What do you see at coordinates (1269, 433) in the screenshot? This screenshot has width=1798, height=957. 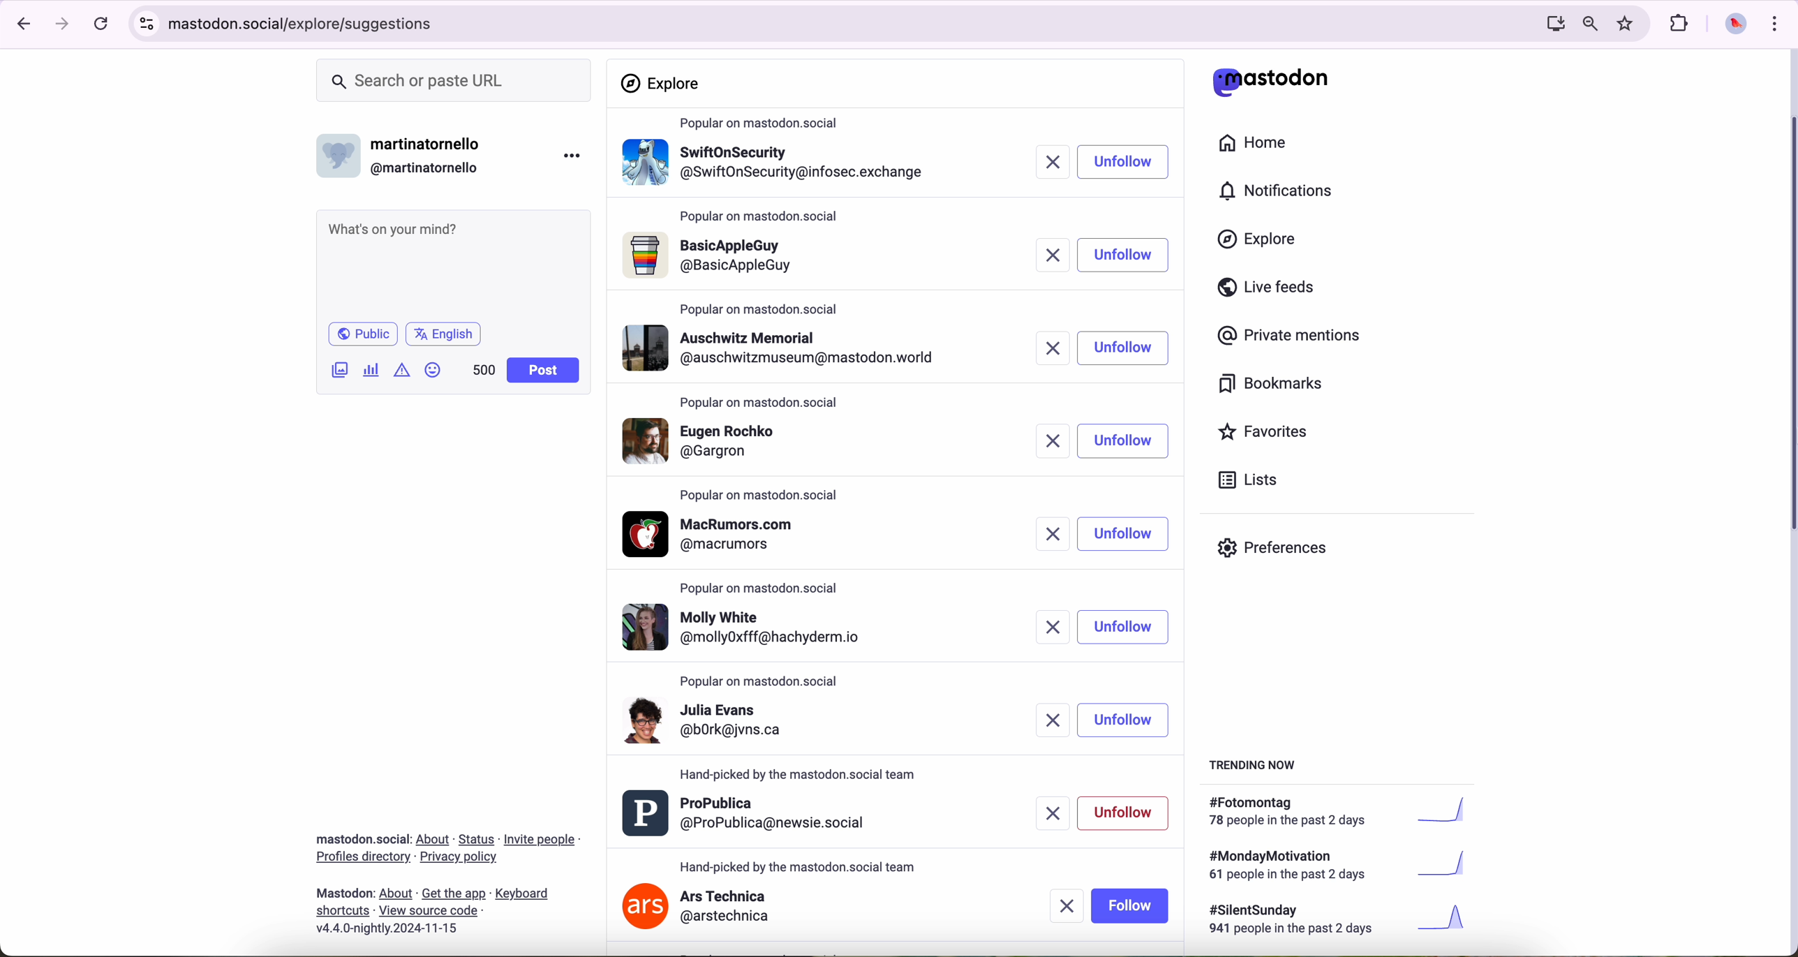 I see `favorites` at bounding box center [1269, 433].